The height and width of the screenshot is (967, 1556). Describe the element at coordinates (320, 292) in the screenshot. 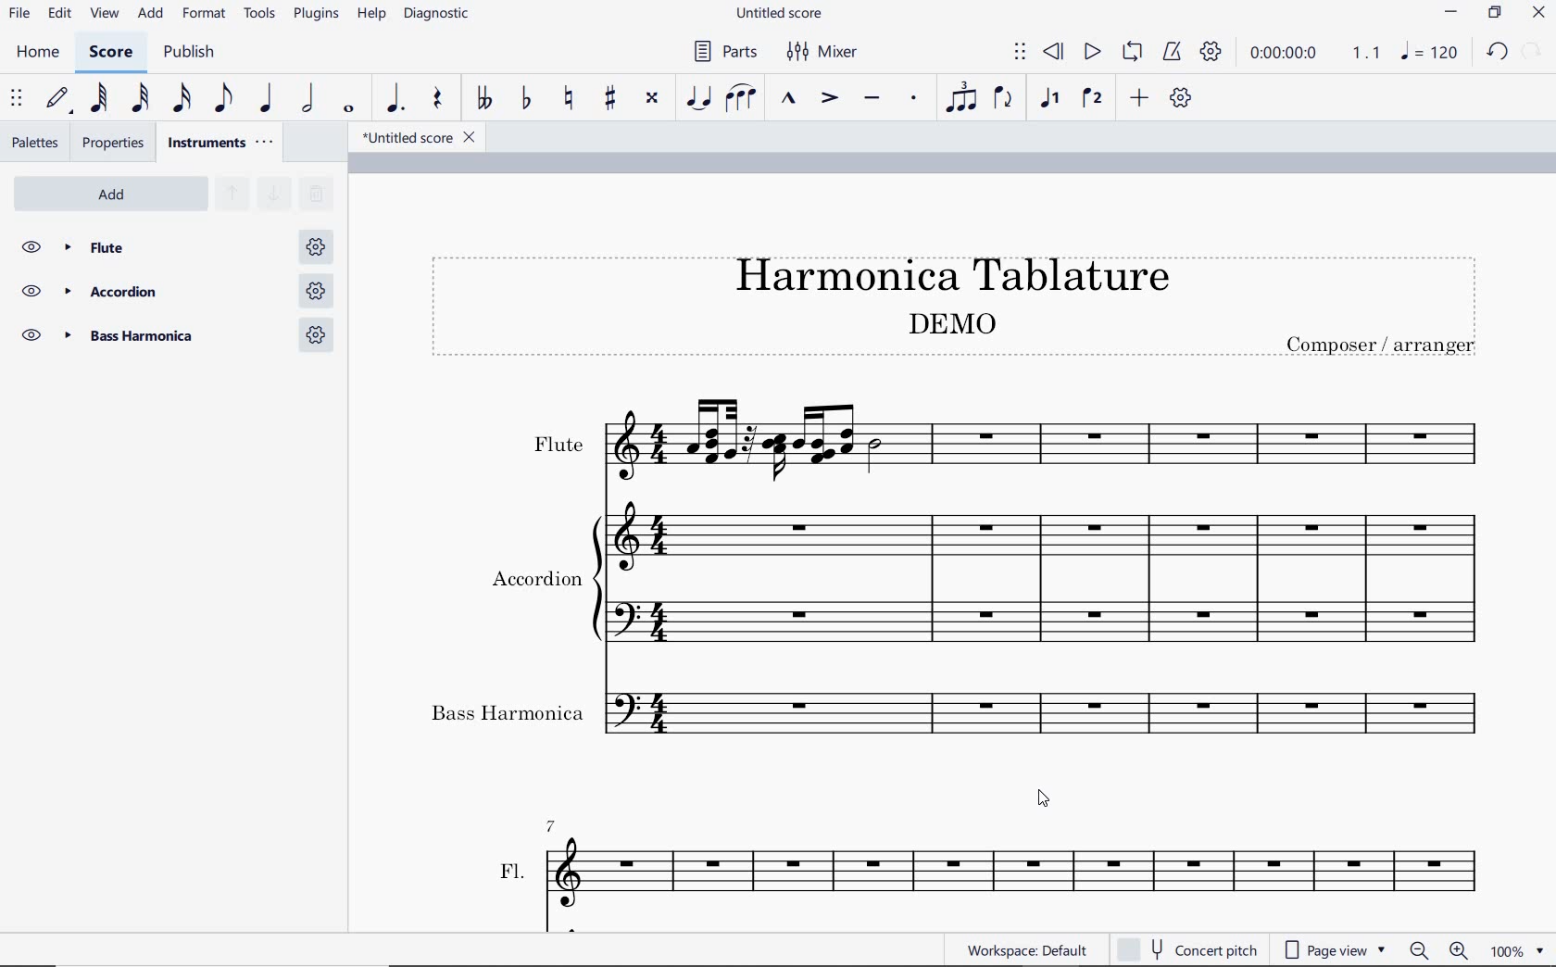

I see `Accordion settings` at that location.